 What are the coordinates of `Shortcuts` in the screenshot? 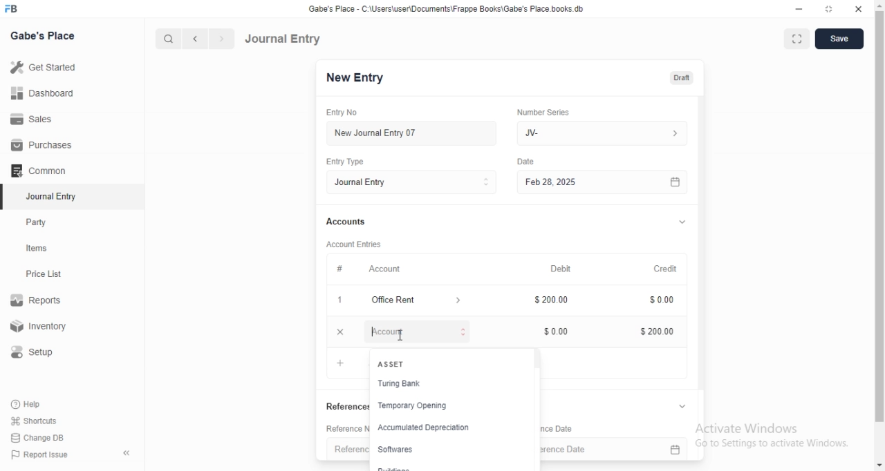 It's located at (34, 420).